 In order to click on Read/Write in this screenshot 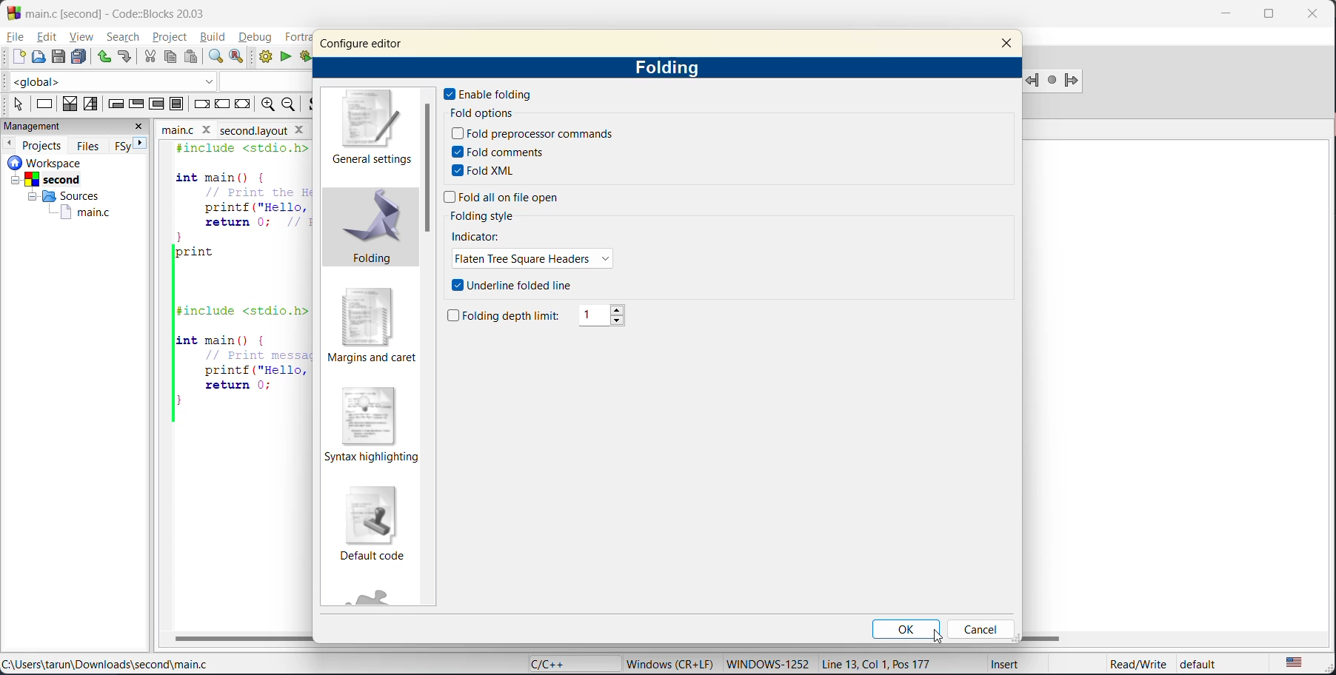, I will do `click(1123, 664)`.